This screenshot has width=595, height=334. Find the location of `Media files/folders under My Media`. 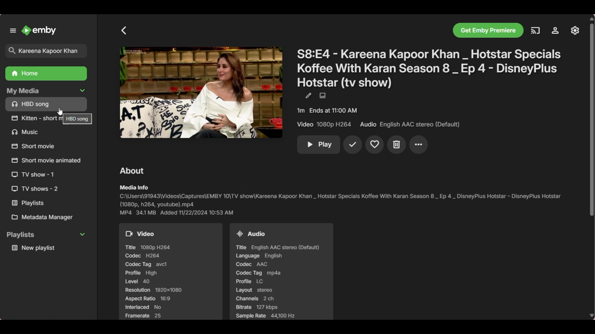

Media files/folders under My Media is located at coordinates (46, 105).